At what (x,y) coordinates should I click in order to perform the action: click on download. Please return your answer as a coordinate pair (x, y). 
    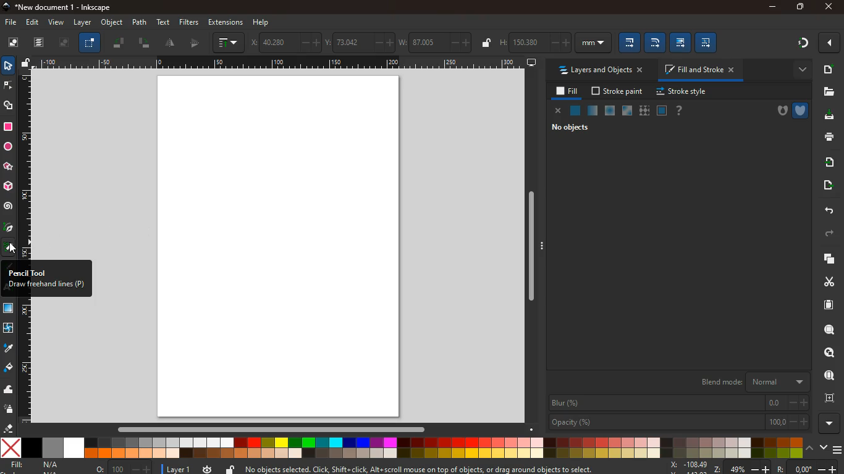
    Looking at the image, I should click on (827, 117).